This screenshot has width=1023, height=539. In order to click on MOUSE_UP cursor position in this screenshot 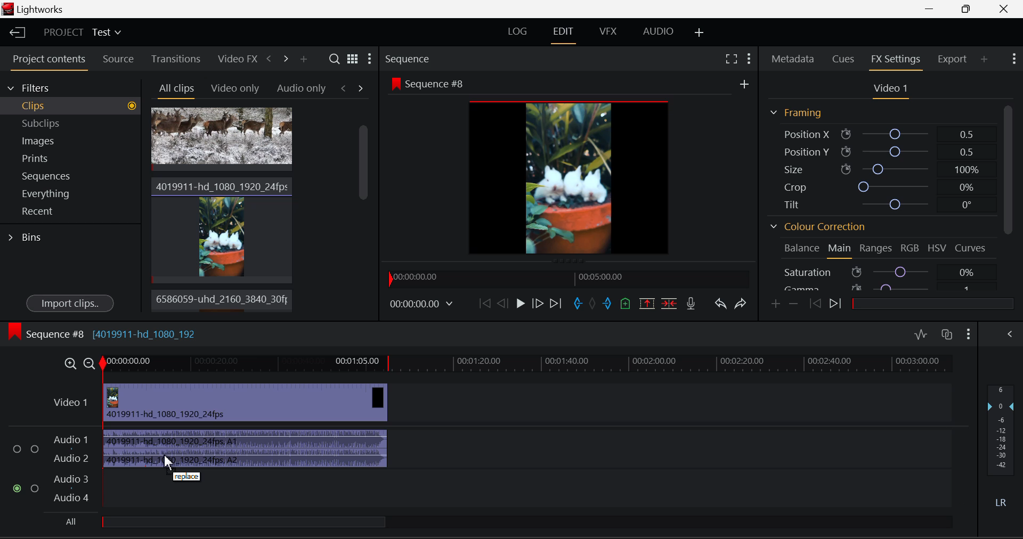, I will do `click(167, 464)`.